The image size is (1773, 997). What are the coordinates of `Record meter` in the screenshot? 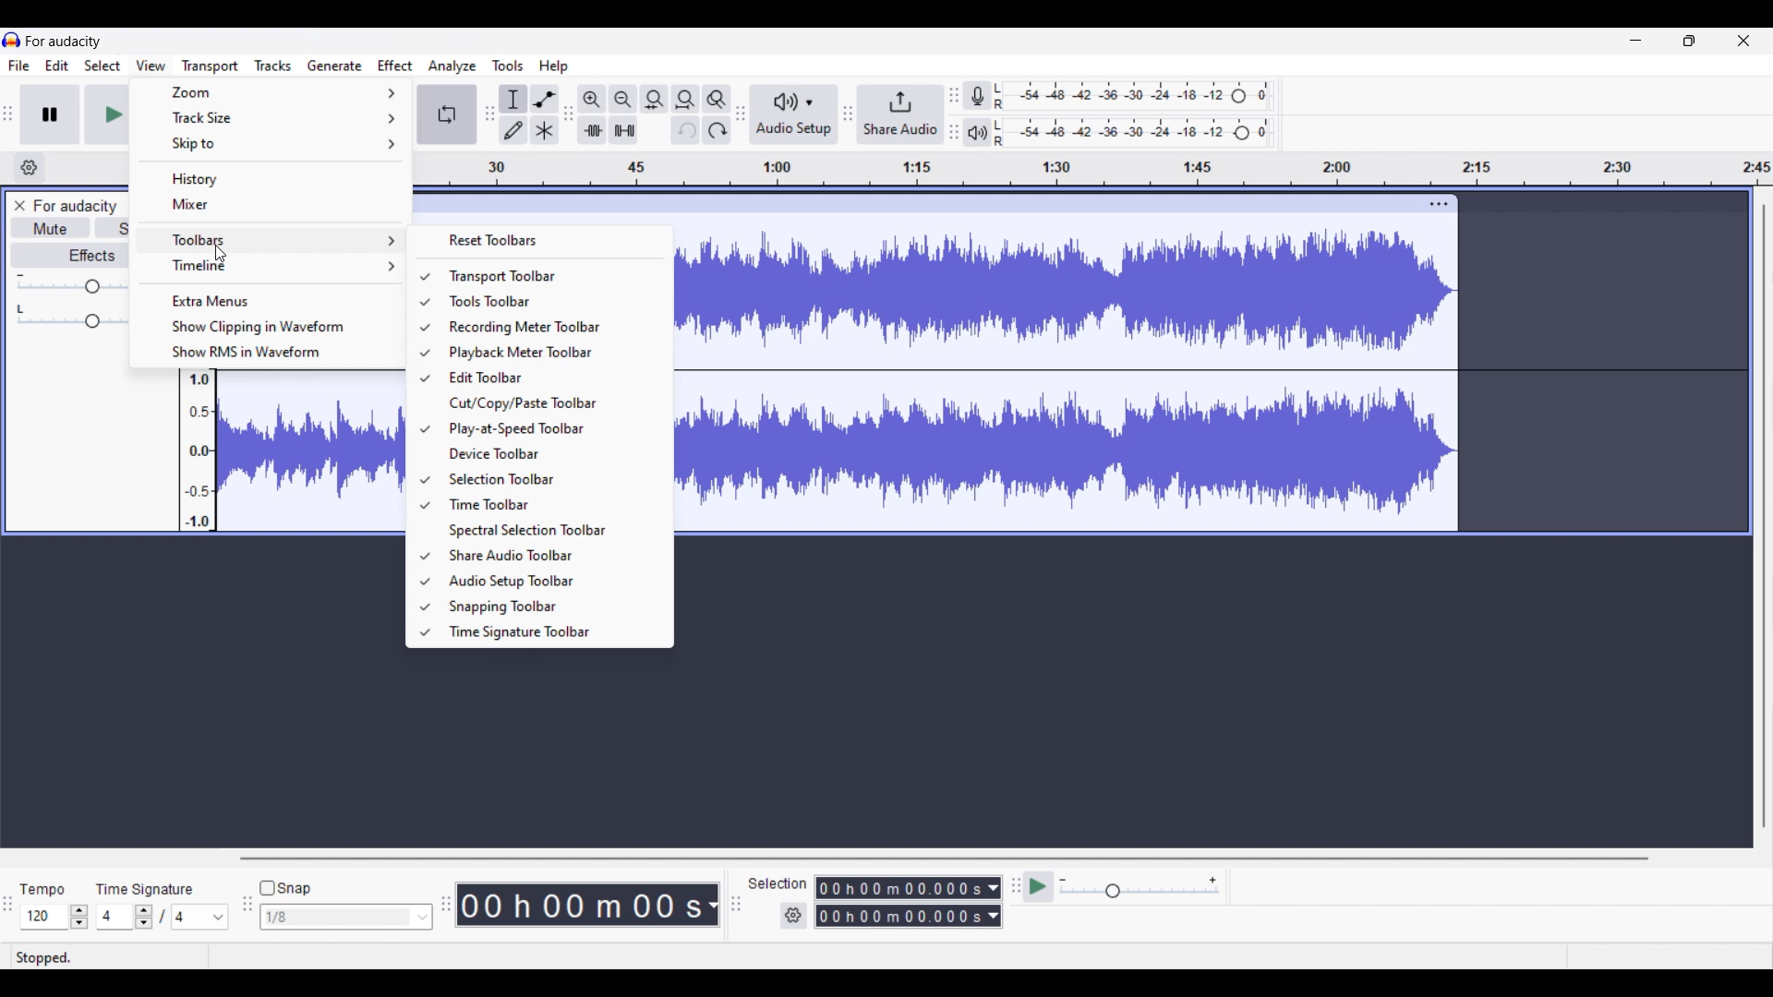 It's located at (978, 96).